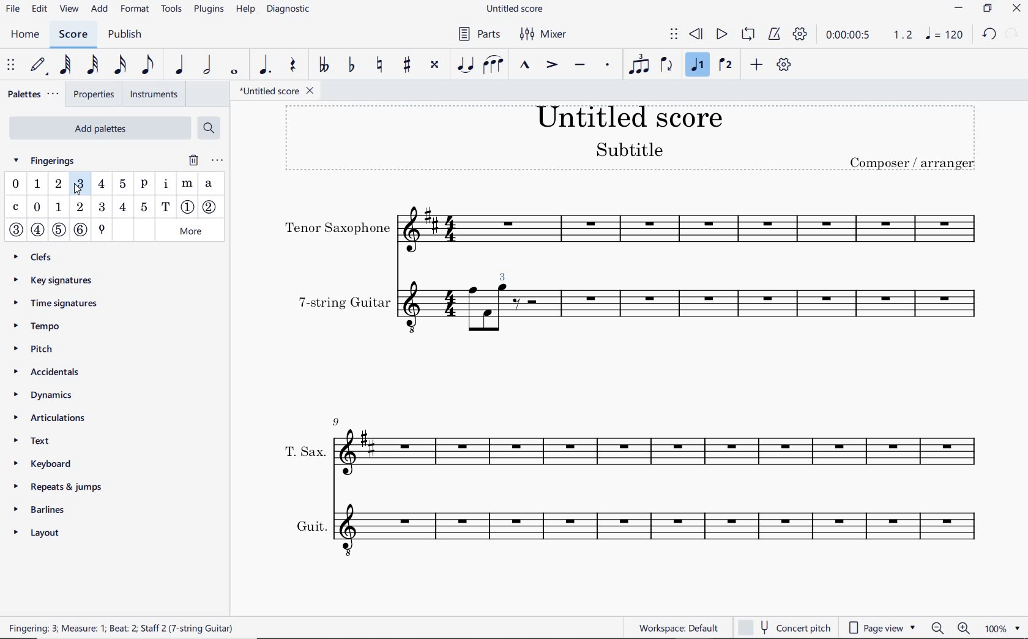  I want to click on INSTRUMENT: T.SAX, so click(631, 446).